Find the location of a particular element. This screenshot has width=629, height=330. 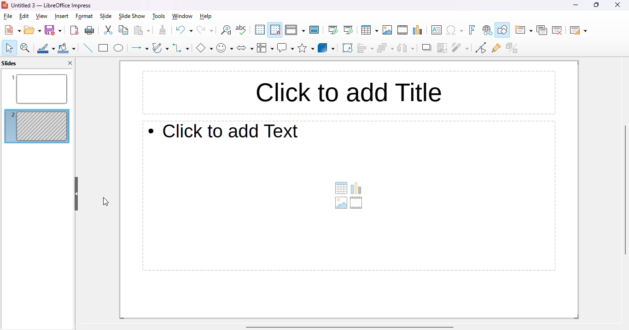

stars and banners is located at coordinates (305, 48).